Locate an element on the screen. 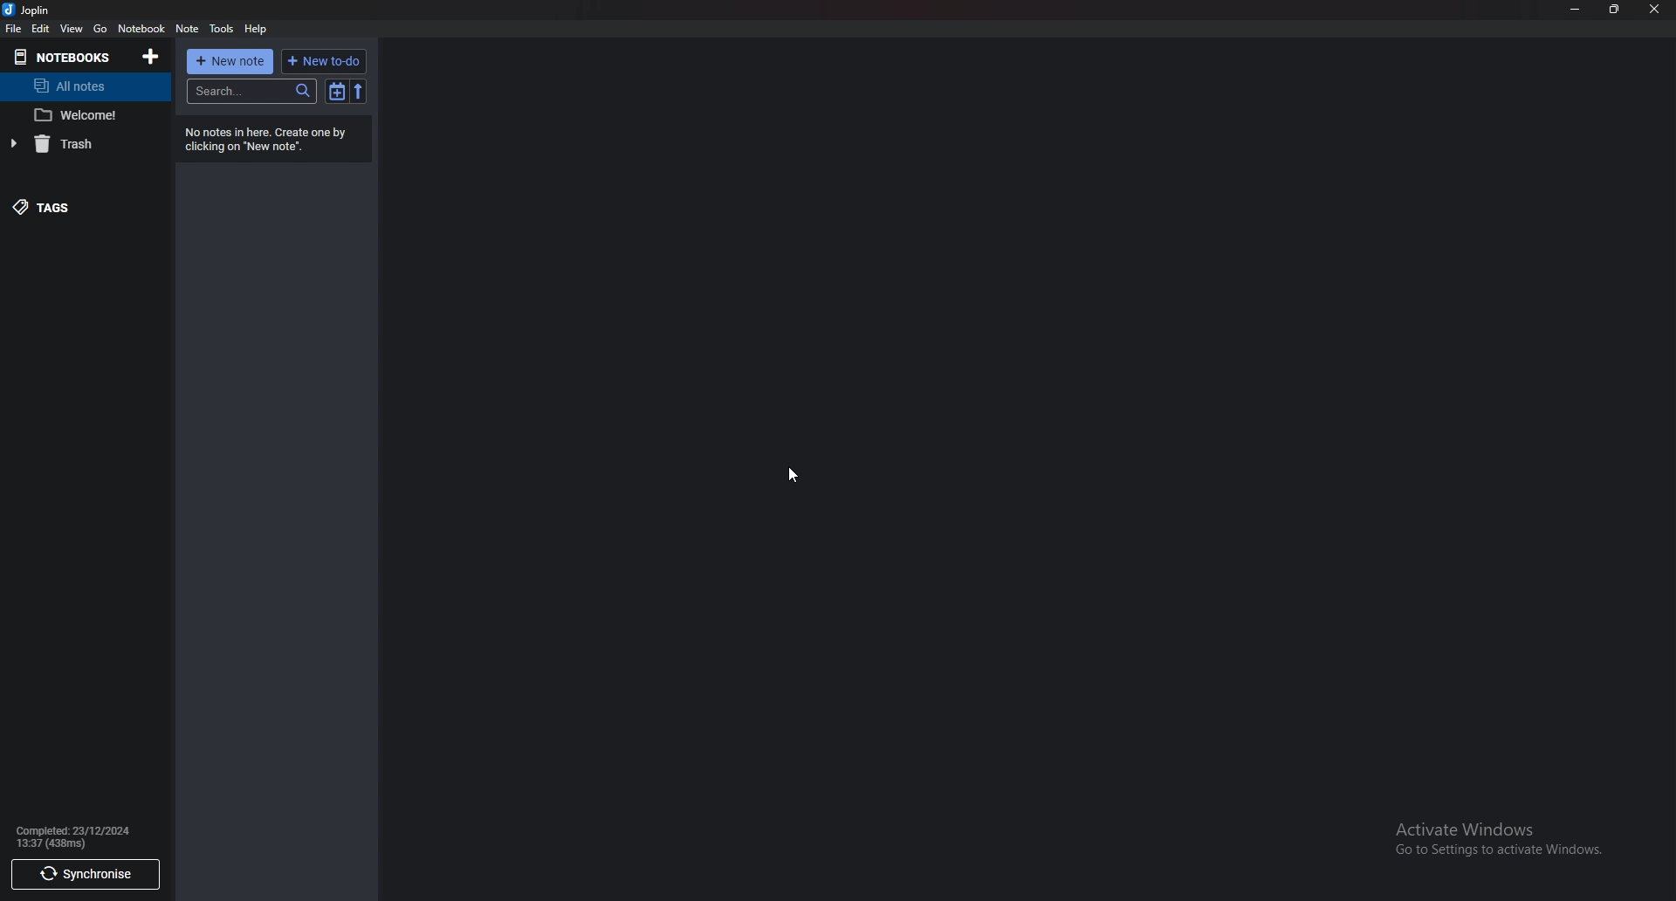 This screenshot has width=1676, height=901. trash is located at coordinates (77, 144).